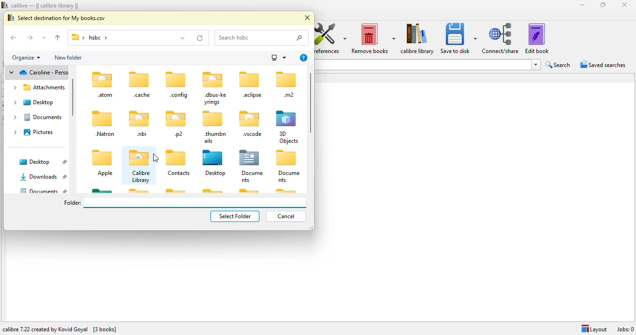 This screenshot has height=335, width=636. I want to click on preferences, so click(331, 38).